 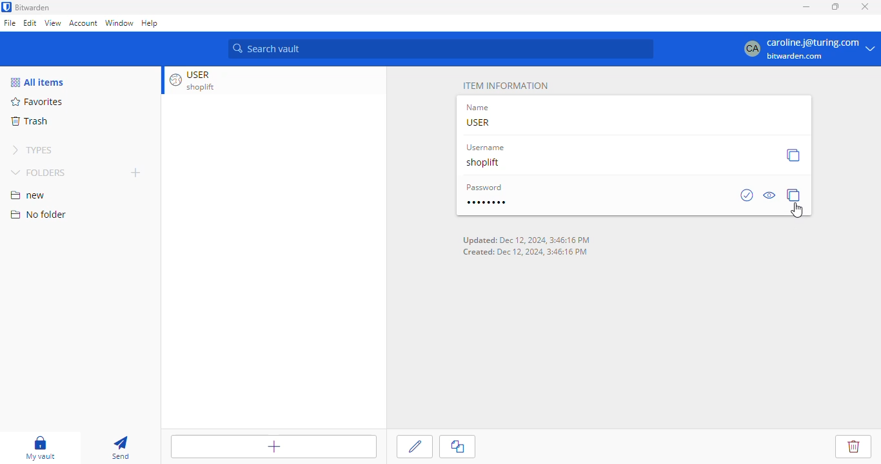 I want to click on toggle visibility, so click(x=770, y=195).